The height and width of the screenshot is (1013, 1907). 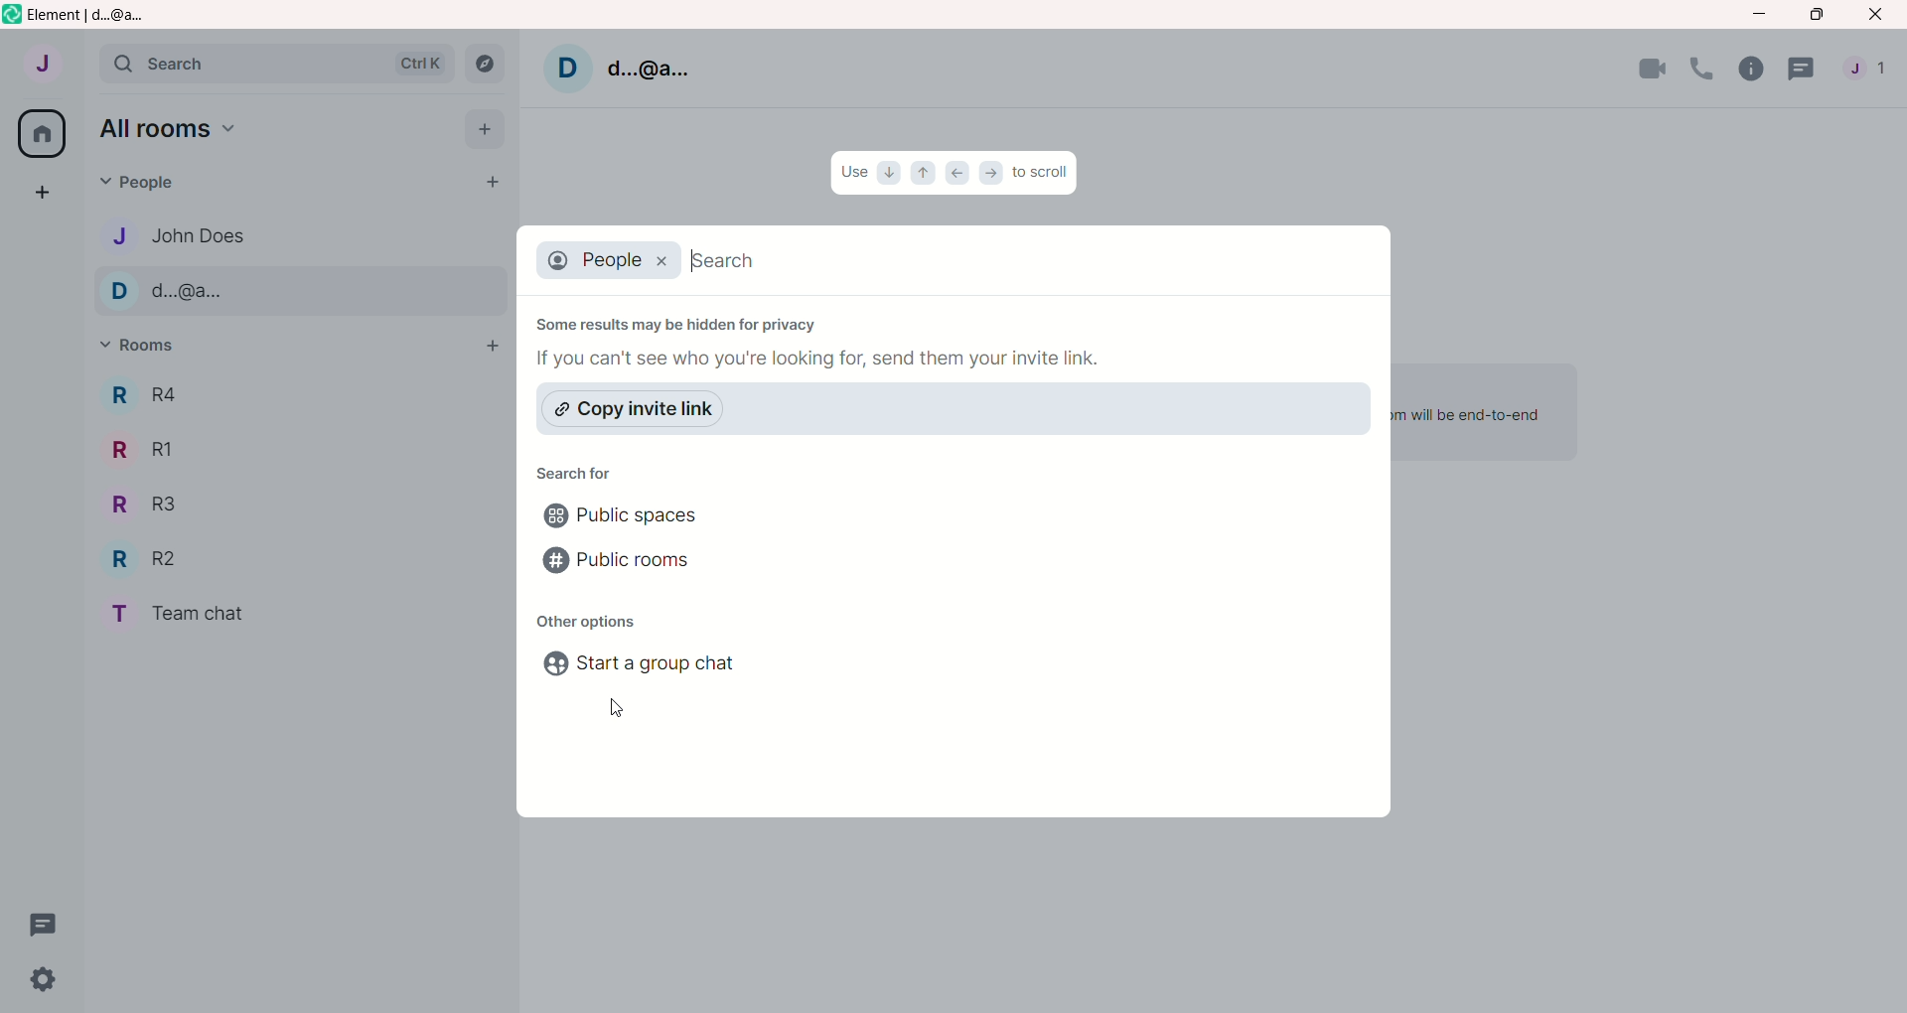 What do you see at coordinates (609, 260) in the screenshot?
I see `people` at bounding box center [609, 260].